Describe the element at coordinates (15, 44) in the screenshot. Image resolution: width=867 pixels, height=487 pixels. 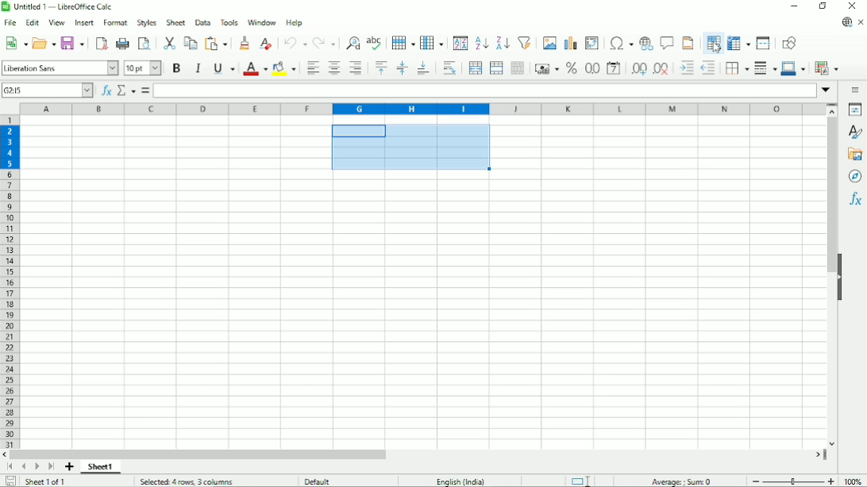
I see `New` at that location.